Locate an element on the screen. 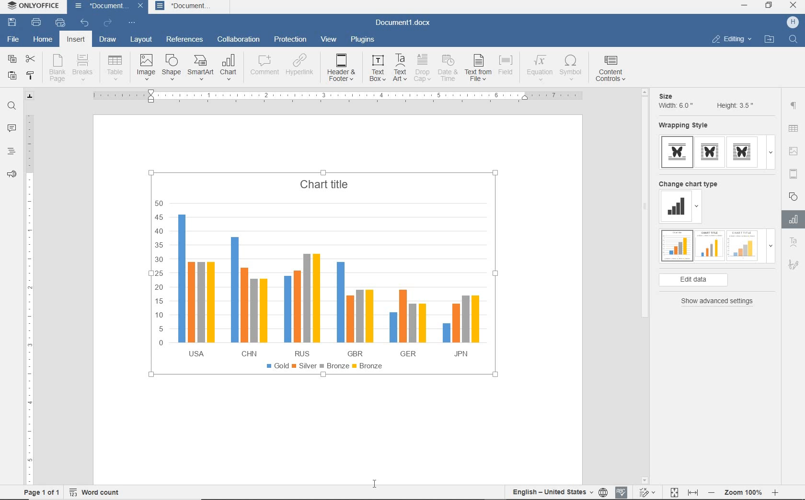 This screenshot has width=805, height=500. document name is located at coordinates (99, 7).